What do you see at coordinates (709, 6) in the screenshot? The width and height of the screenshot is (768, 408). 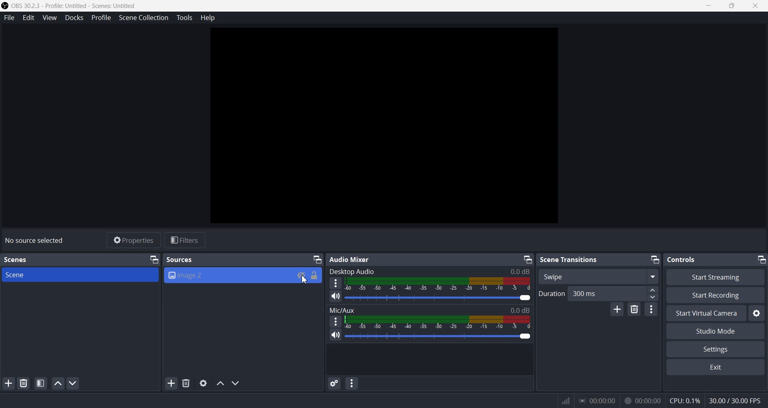 I see `Minimize` at bounding box center [709, 6].